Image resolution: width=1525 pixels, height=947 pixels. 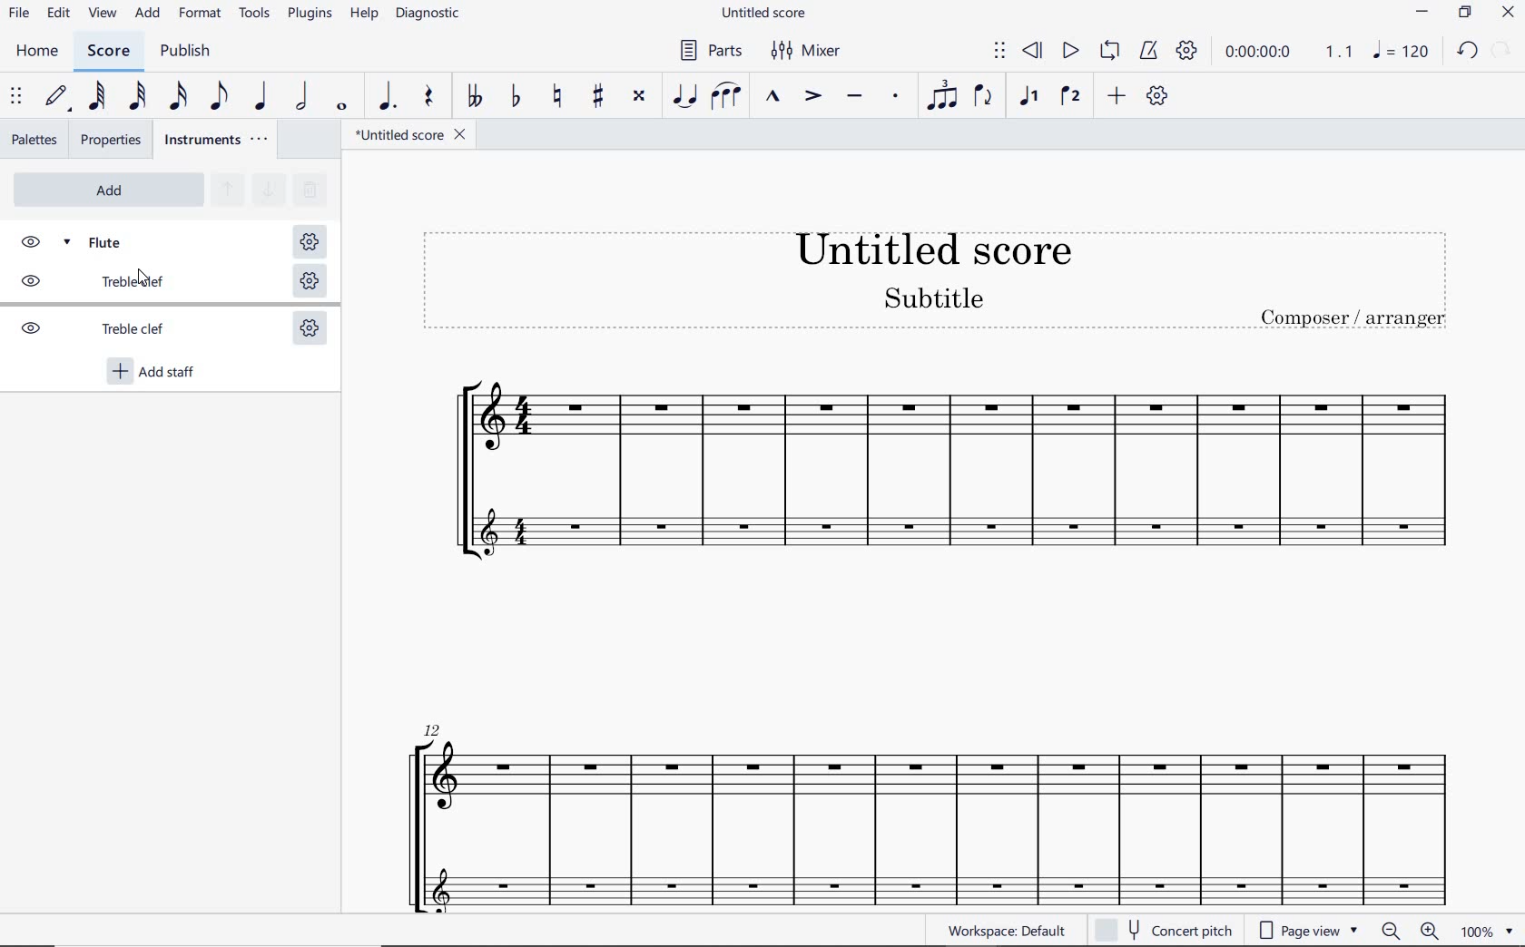 What do you see at coordinates (303, 98) in the screenshot?
I see `HALF NOTE` at bounding box center [303, 98].